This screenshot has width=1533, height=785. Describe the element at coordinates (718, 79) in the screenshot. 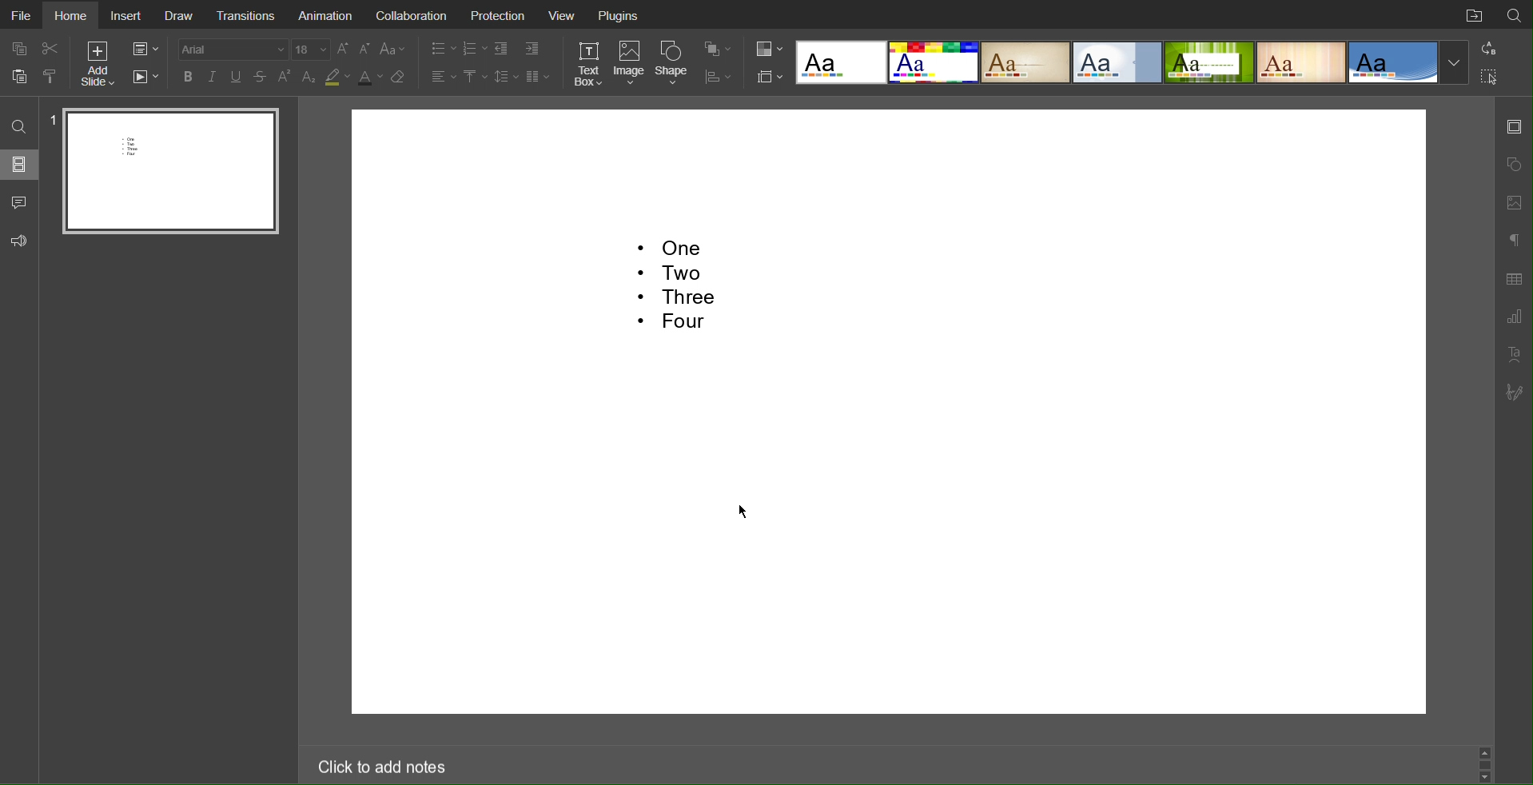

I see `Distribute` at that location.